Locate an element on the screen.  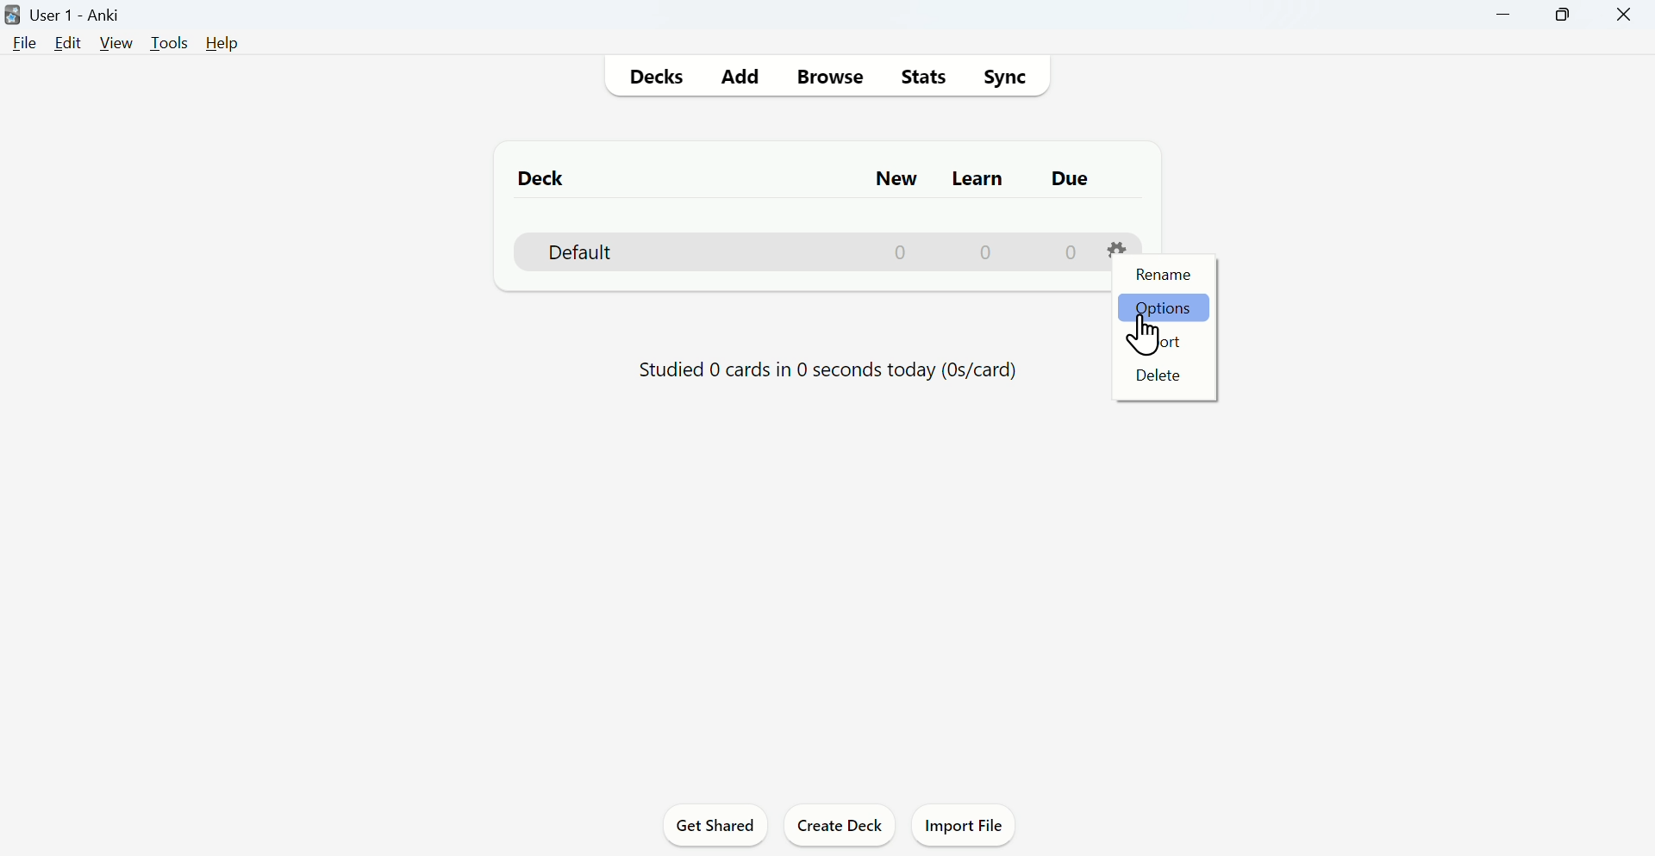
Settings is located at coordinates (1119, 249).